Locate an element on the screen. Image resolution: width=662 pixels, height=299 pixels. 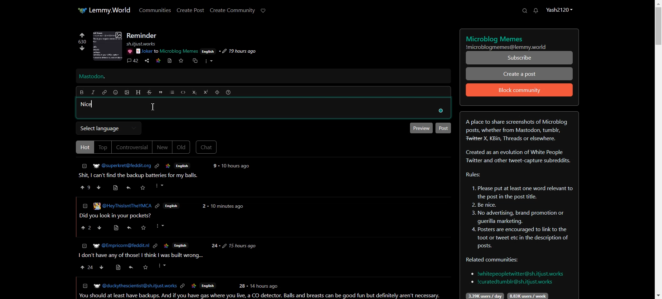
You should at least have backups. And if you have gas where you live, a CO detector. Balls and breasts can be good fun but definitely aren't necessary. is located at coordinates (261, 296).